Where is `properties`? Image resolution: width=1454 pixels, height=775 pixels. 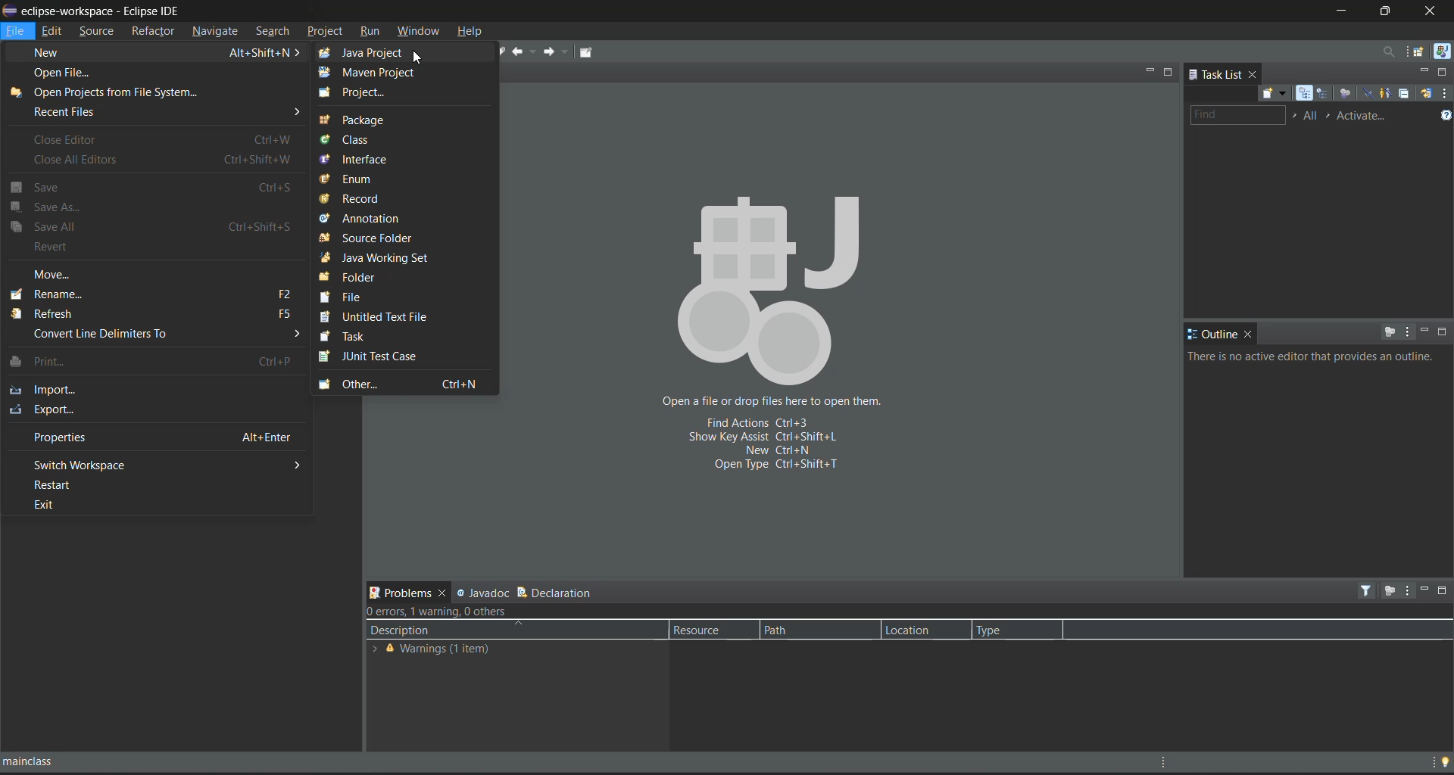
properties is located at coordinates (155, 436).